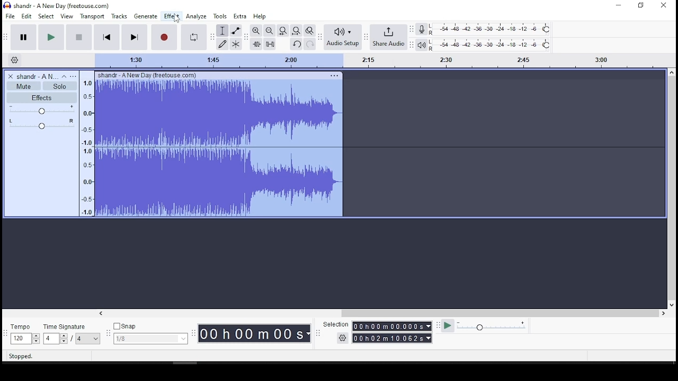 The width and height of the screenshot is (678, 381). What do you see at coordinates (239, 16) in the screenshot?
I see `` at bounding box center [239, 16].